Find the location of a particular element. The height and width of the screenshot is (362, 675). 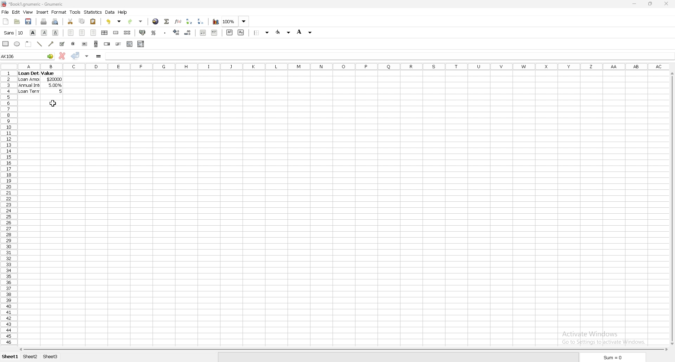

border is located at coordinates (262, 32).